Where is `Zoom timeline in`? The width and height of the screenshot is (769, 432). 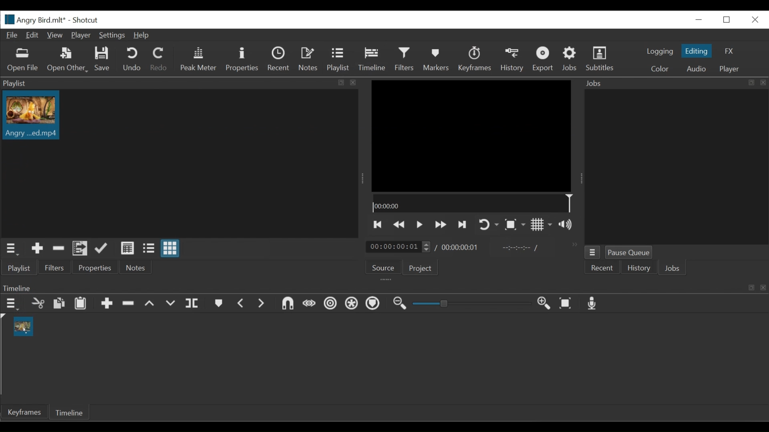
Zoom timeline in is located at coordinates (545, 304).